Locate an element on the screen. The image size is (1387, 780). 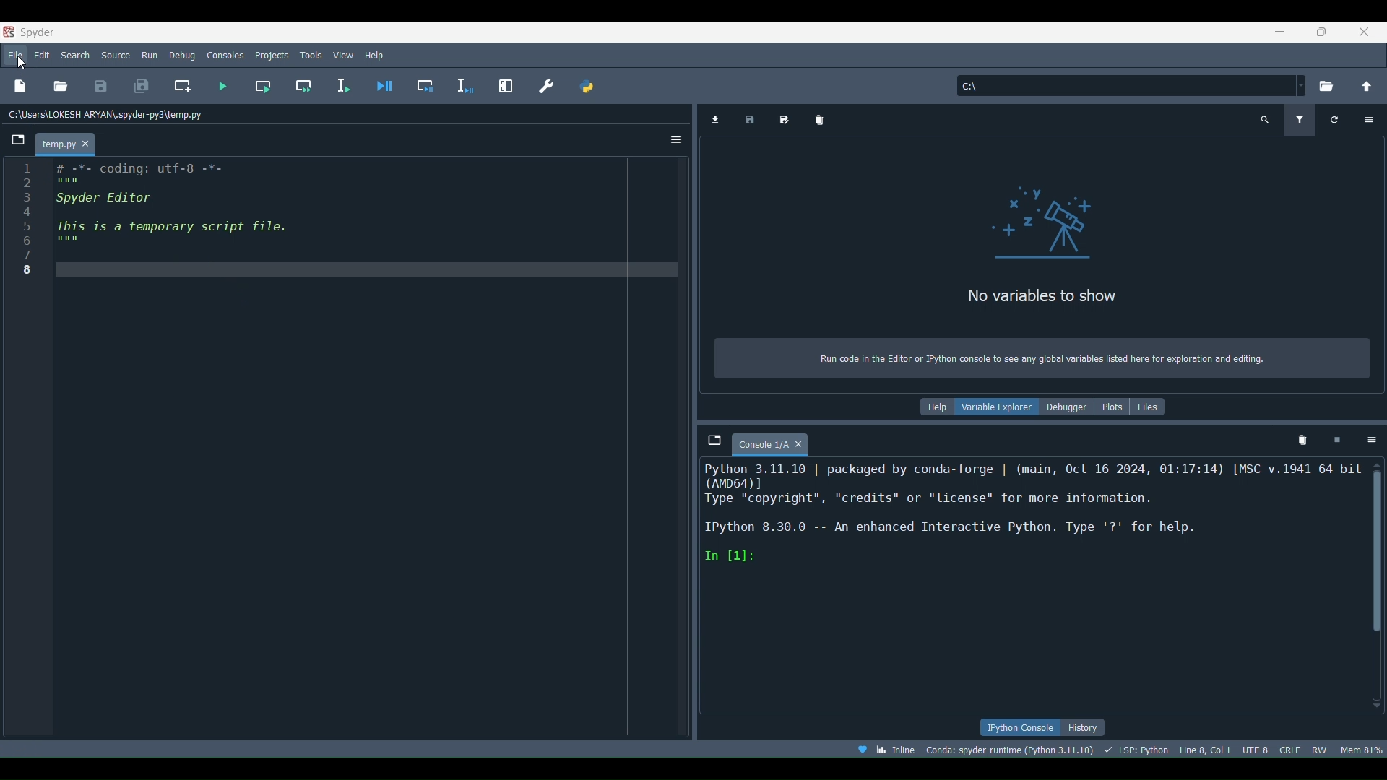
Run selection or current line (F9) is located at coordinates (337, 84).